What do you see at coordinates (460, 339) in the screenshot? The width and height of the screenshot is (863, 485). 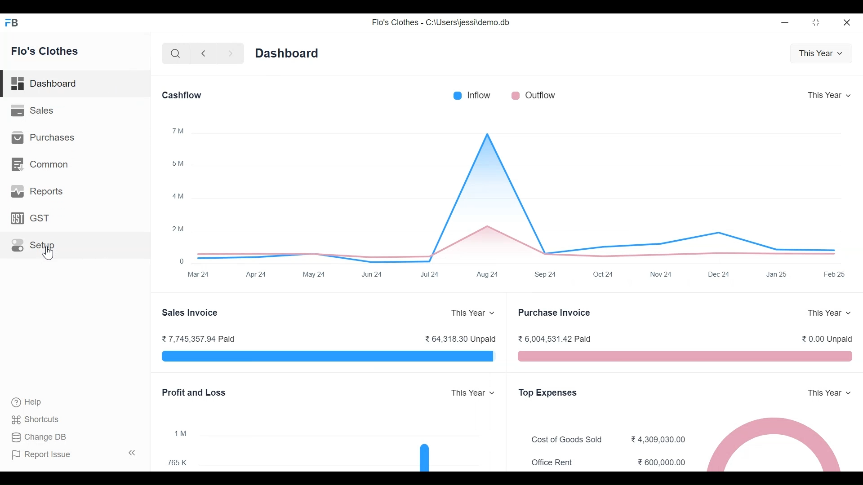 I see `₹ 64,318.30 Unpaid` at bounding box center [460, 339].